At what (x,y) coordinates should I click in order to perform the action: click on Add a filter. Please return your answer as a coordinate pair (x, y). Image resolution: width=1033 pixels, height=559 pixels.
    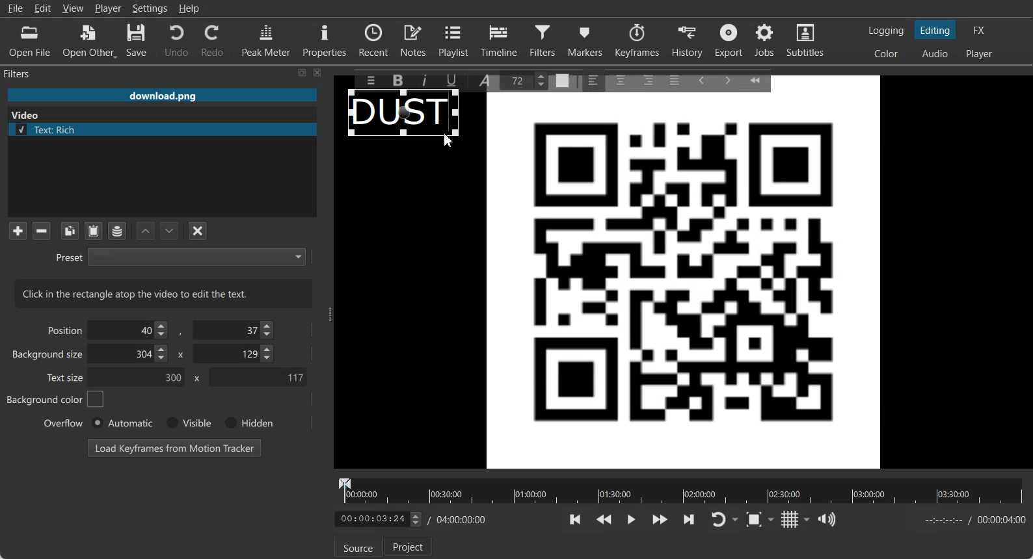
    Looking at the image, I should click on (18, 230).